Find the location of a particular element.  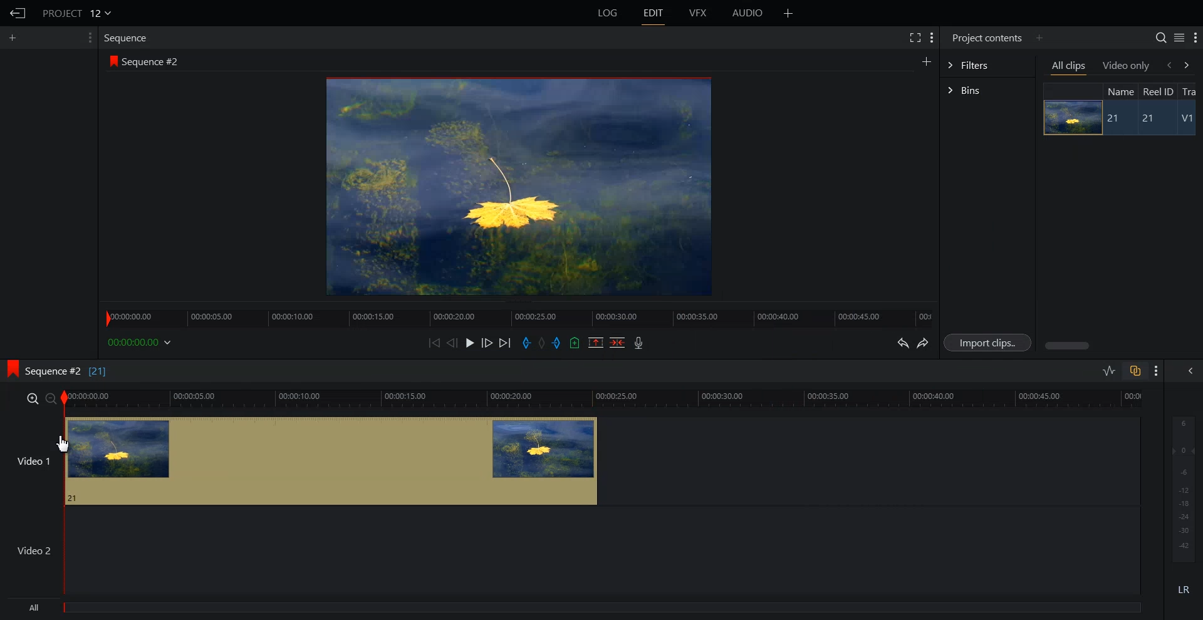

Add panel is located at coordinates (1039, 38).